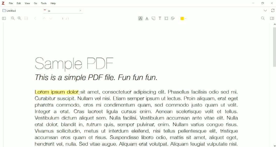 The width and height of the screenshot is (276, 147). What do you see at coordinates (273, 11) in the screenshot?
I see `Sync` at bounding box center [273, 11].